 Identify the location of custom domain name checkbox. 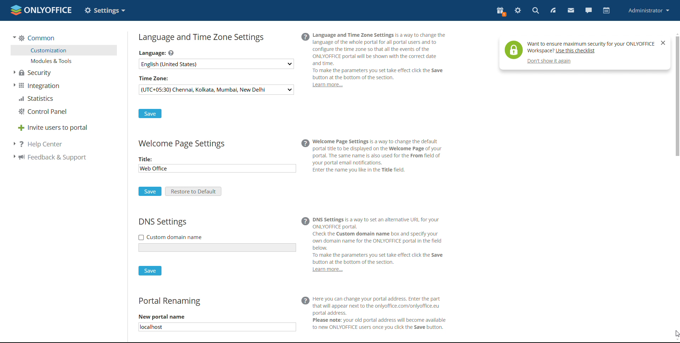
(170, 237).